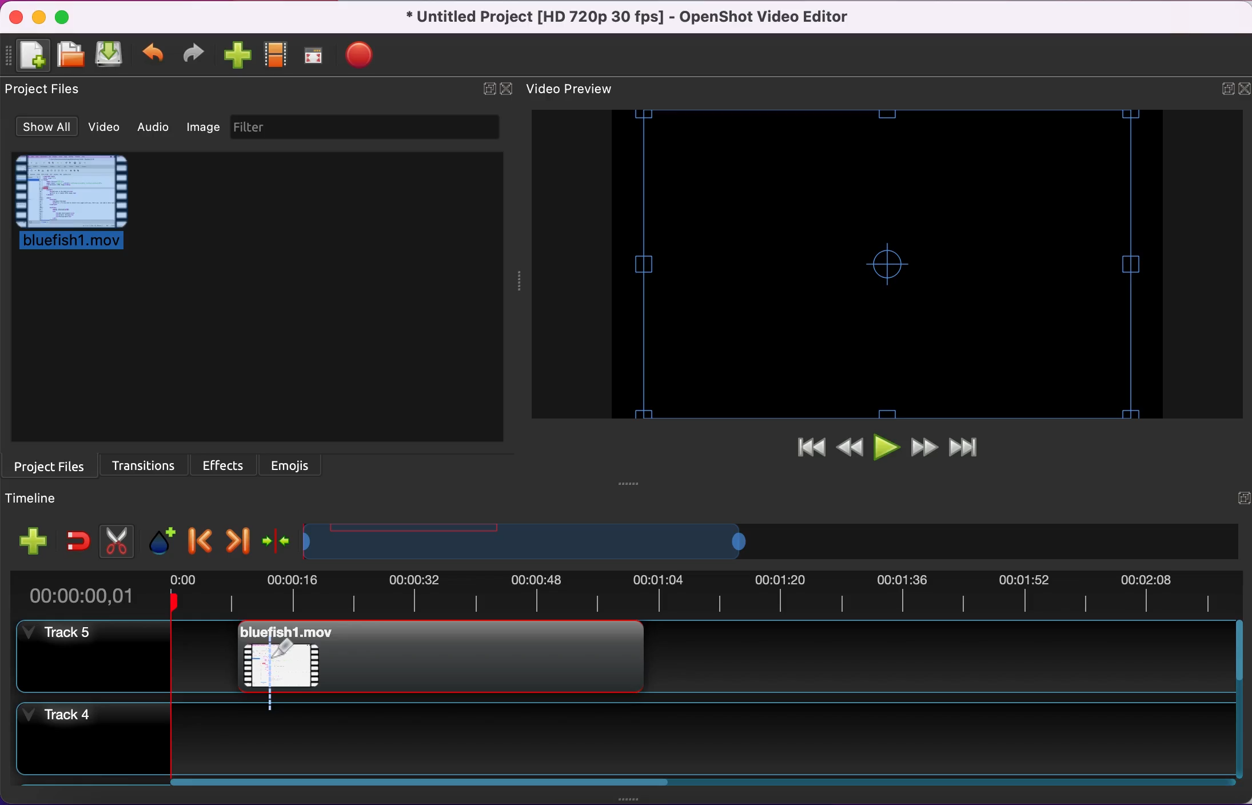 This screenshot has width=1252, height=805. Describe the element at coordinates (76, 536) in the screenshot. I see `enable snapping` at that location.